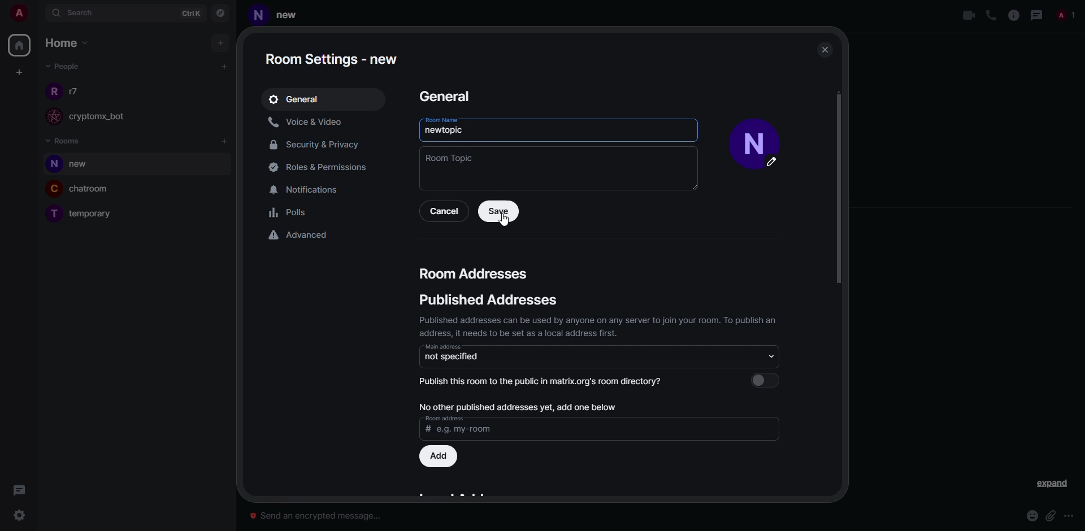  Describe the element at coordinates (51, 116) in the screenshot. I see `profile image` at that location.